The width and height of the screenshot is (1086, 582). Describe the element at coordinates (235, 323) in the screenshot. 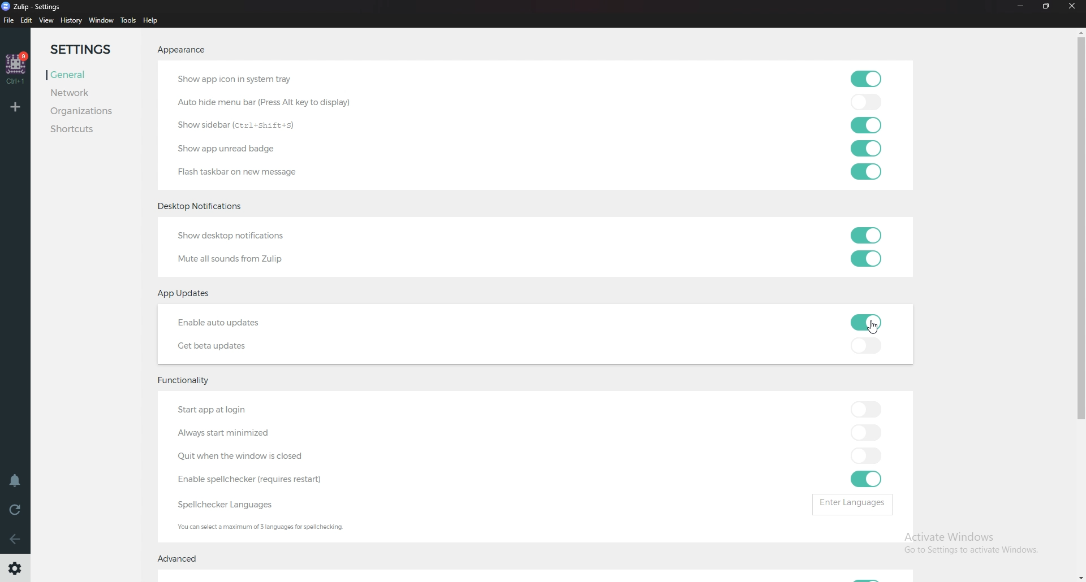

I see `Enable auto updates` at that location.